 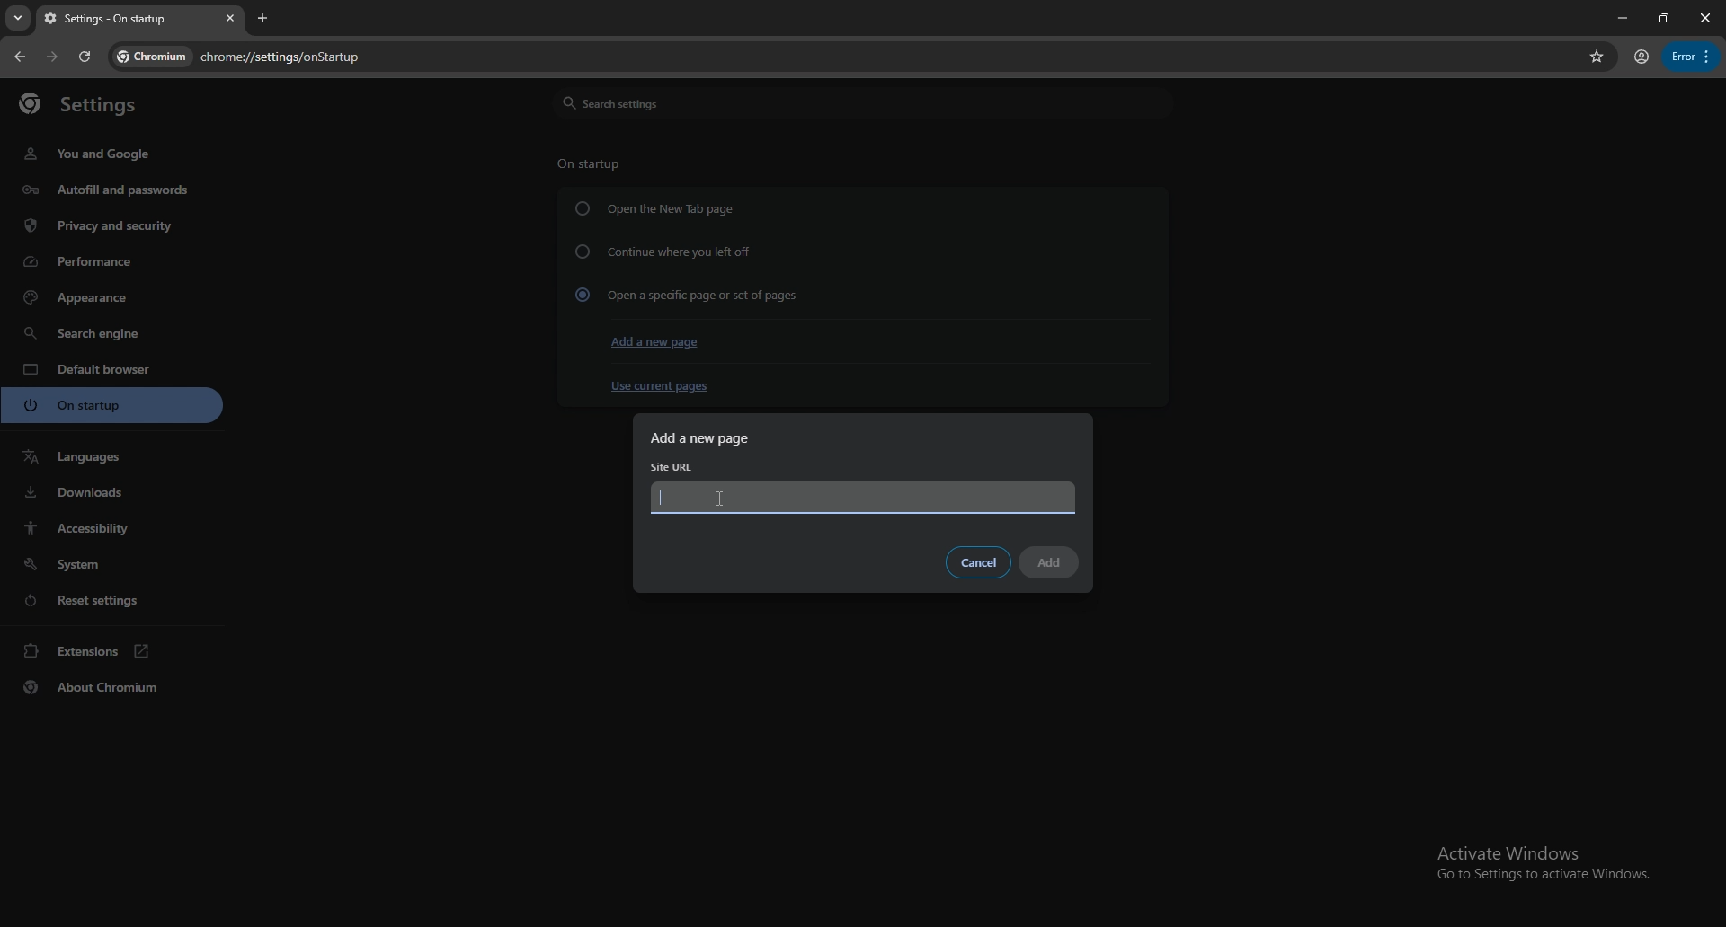 I want to click on downloads, so click(x=111, y=492).